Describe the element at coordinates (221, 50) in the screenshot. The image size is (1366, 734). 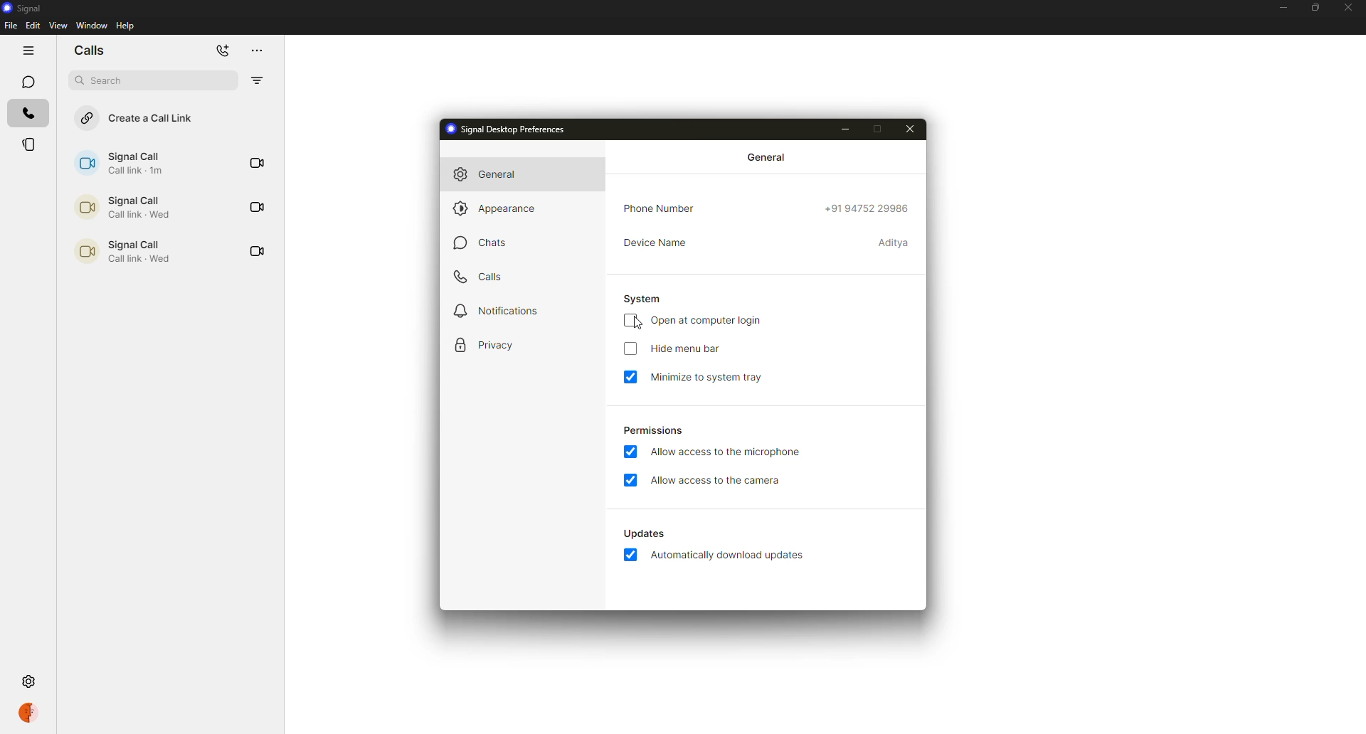
I see `add` at that location.